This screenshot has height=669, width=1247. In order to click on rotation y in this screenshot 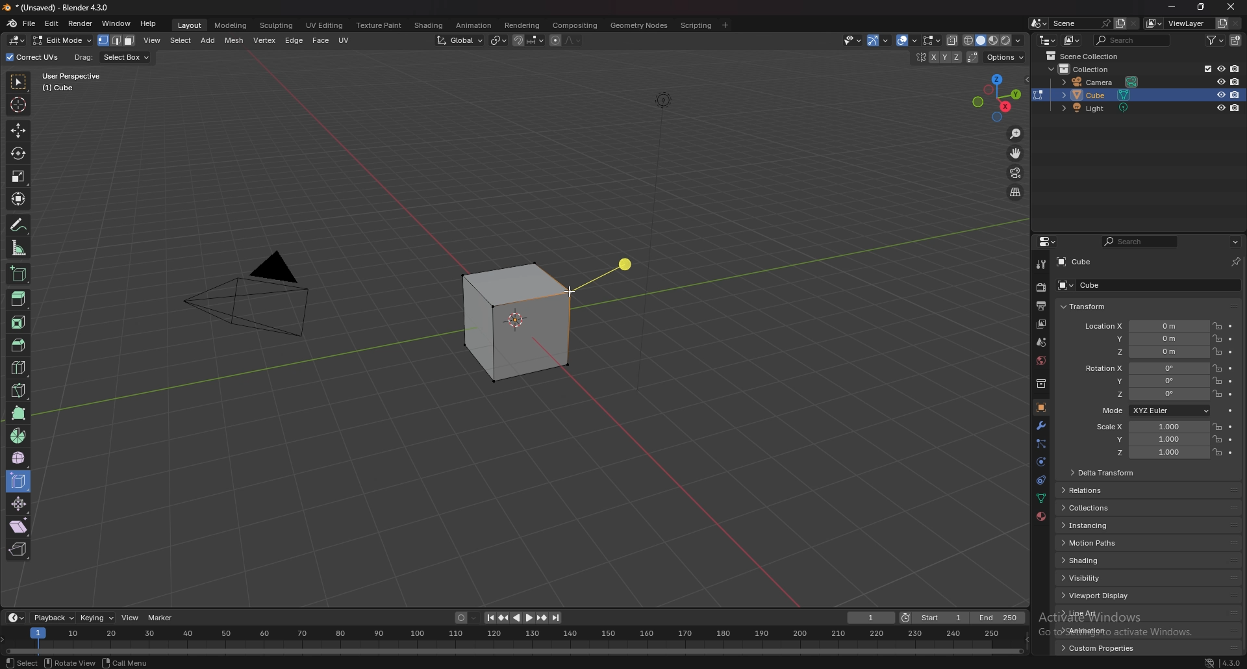, I will do `click(1148, 382)`.